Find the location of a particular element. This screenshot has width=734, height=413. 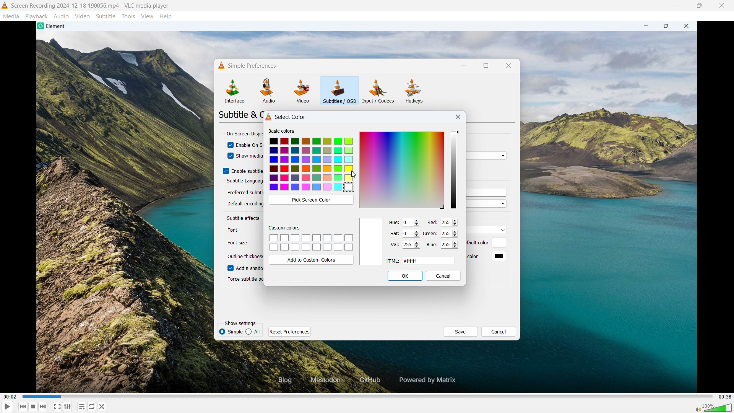

Basic colour  is located at coordinates (281, 131).